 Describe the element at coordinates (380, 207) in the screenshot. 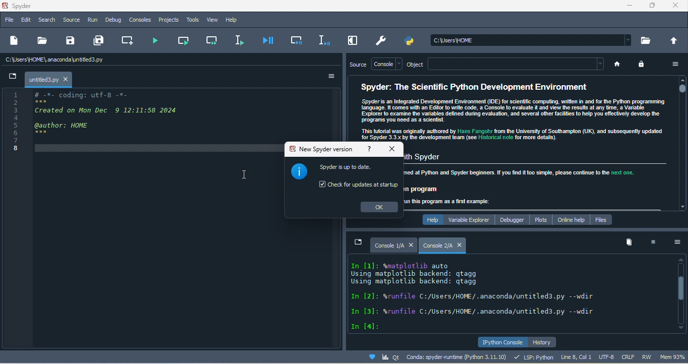

I see `ok` at that location.